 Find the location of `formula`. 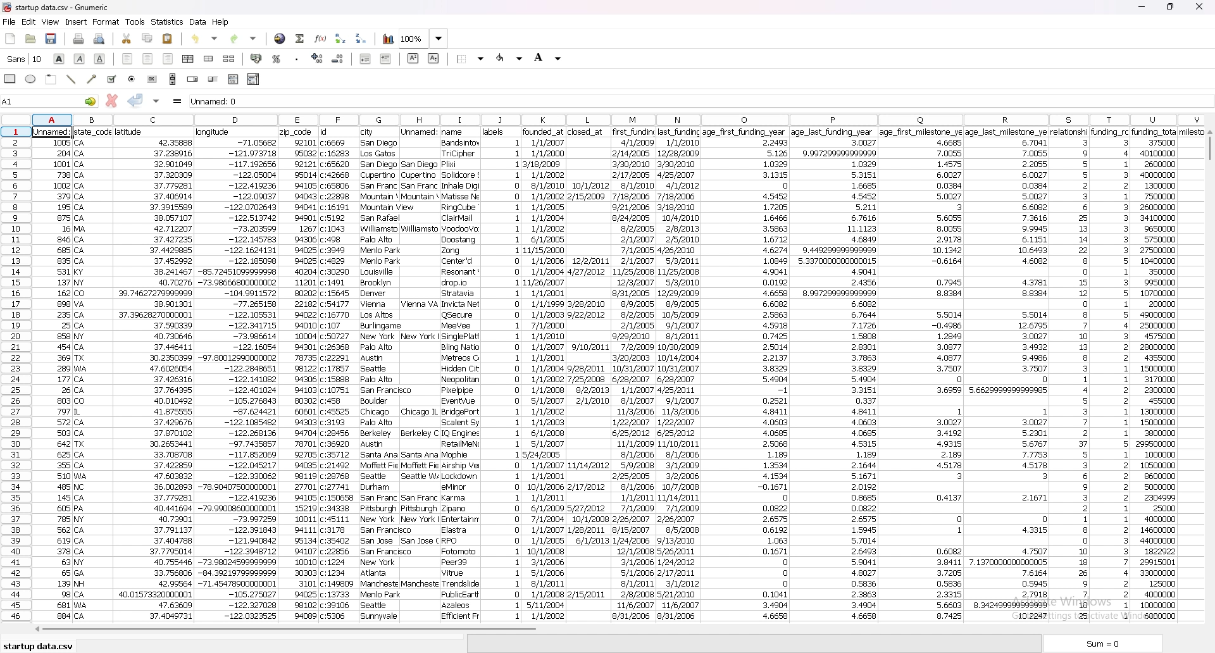

formula is located at coordinates (178, 101).